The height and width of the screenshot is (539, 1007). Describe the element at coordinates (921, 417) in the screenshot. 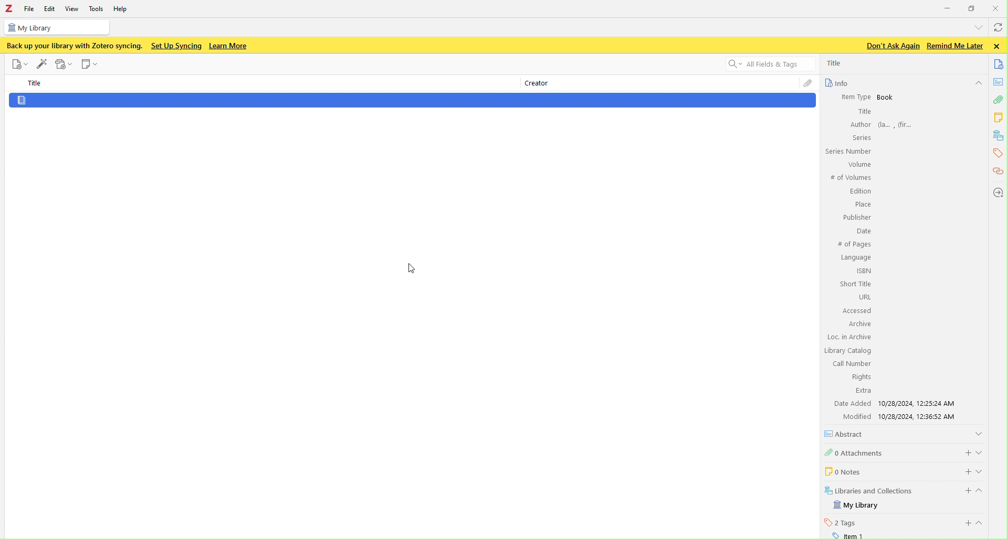

I see `10/28/2024, 12:36:52 AM` at that location.